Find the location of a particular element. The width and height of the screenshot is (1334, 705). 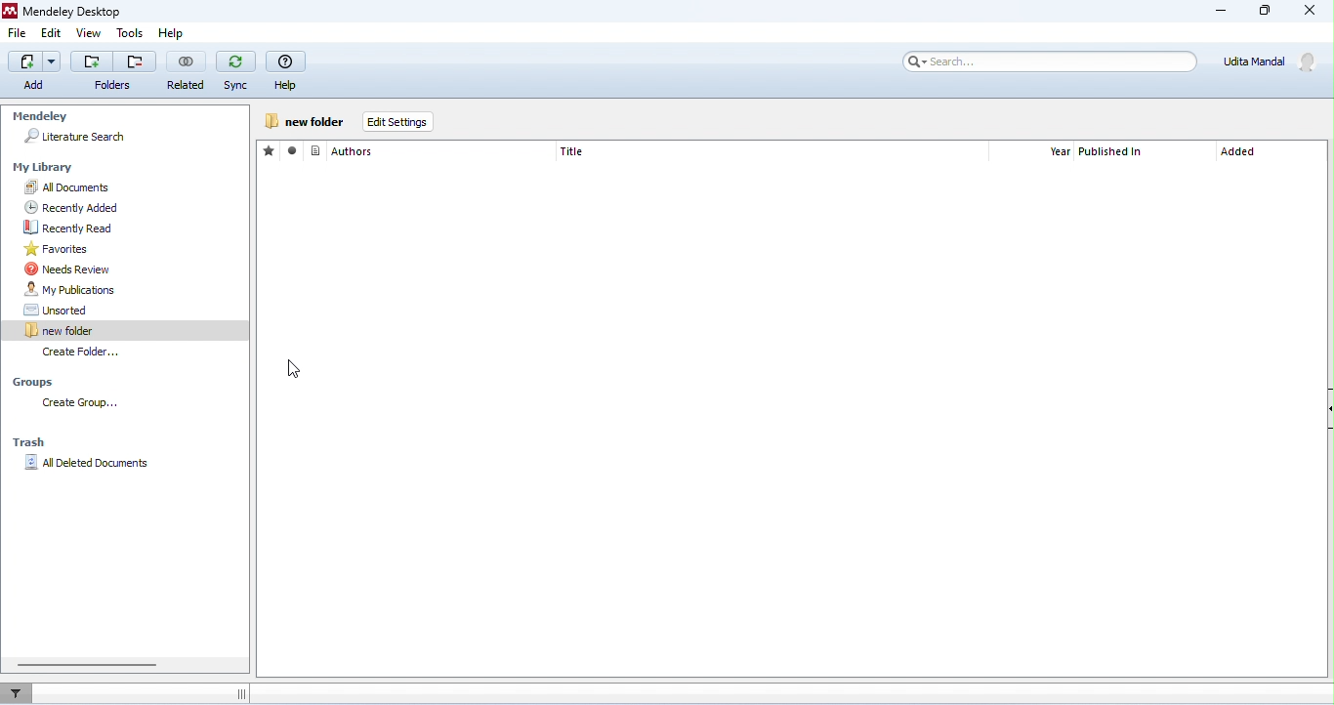

published in is located at coordinates (1113, 152).